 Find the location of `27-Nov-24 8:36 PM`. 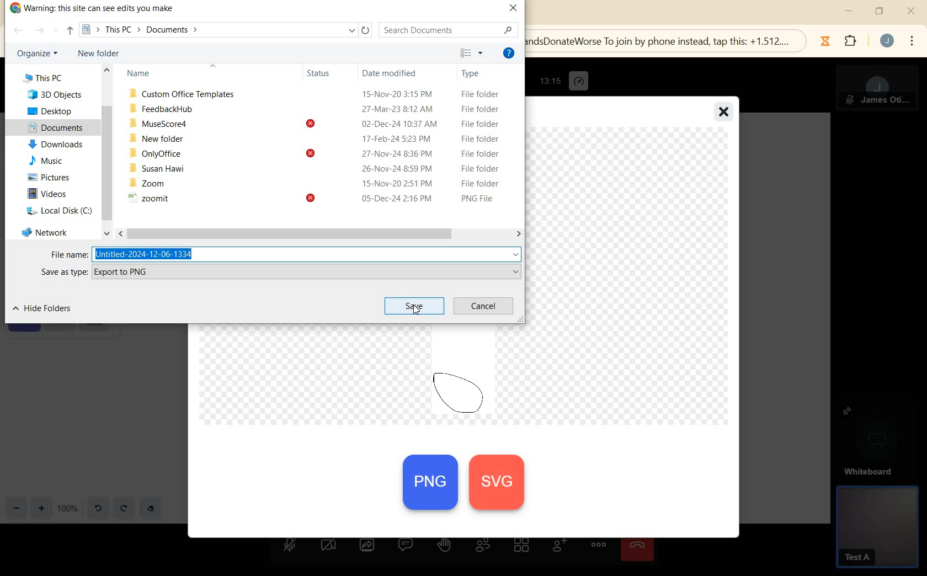

27-Nov-24 8:36 PM is located at coordinates (399, 153).